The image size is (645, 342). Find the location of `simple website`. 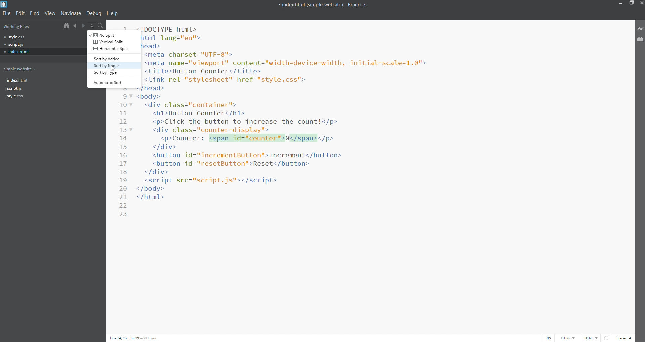

simple website is located at coordinates (21, 68).